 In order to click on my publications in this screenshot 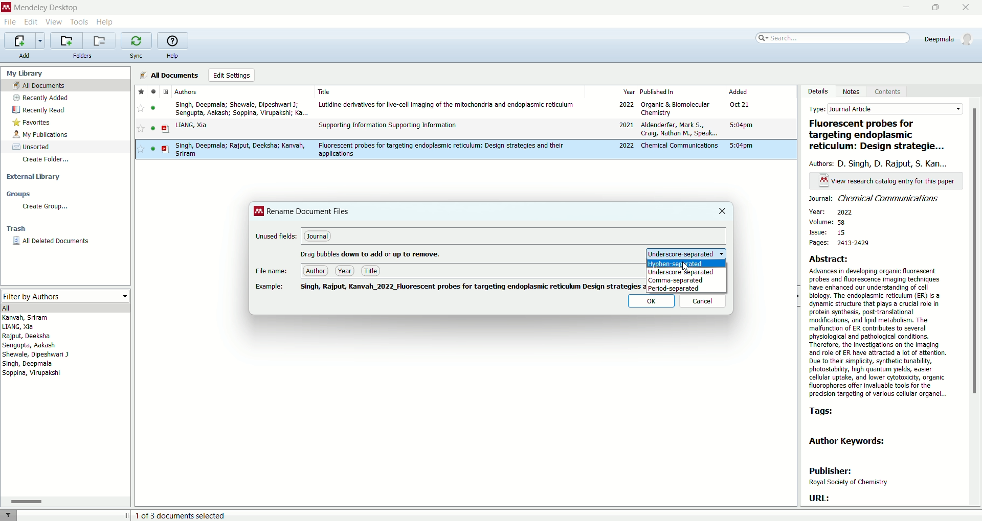, I will do `click(42, 136)`.